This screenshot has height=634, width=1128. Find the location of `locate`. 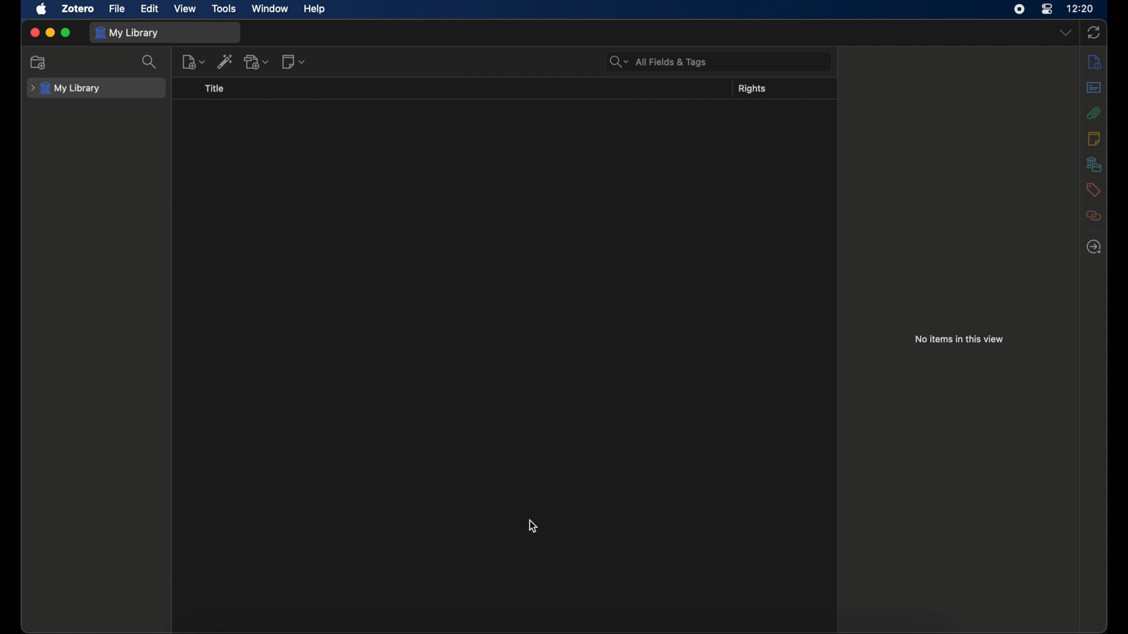

locate is located at coordinates (1094, 247).